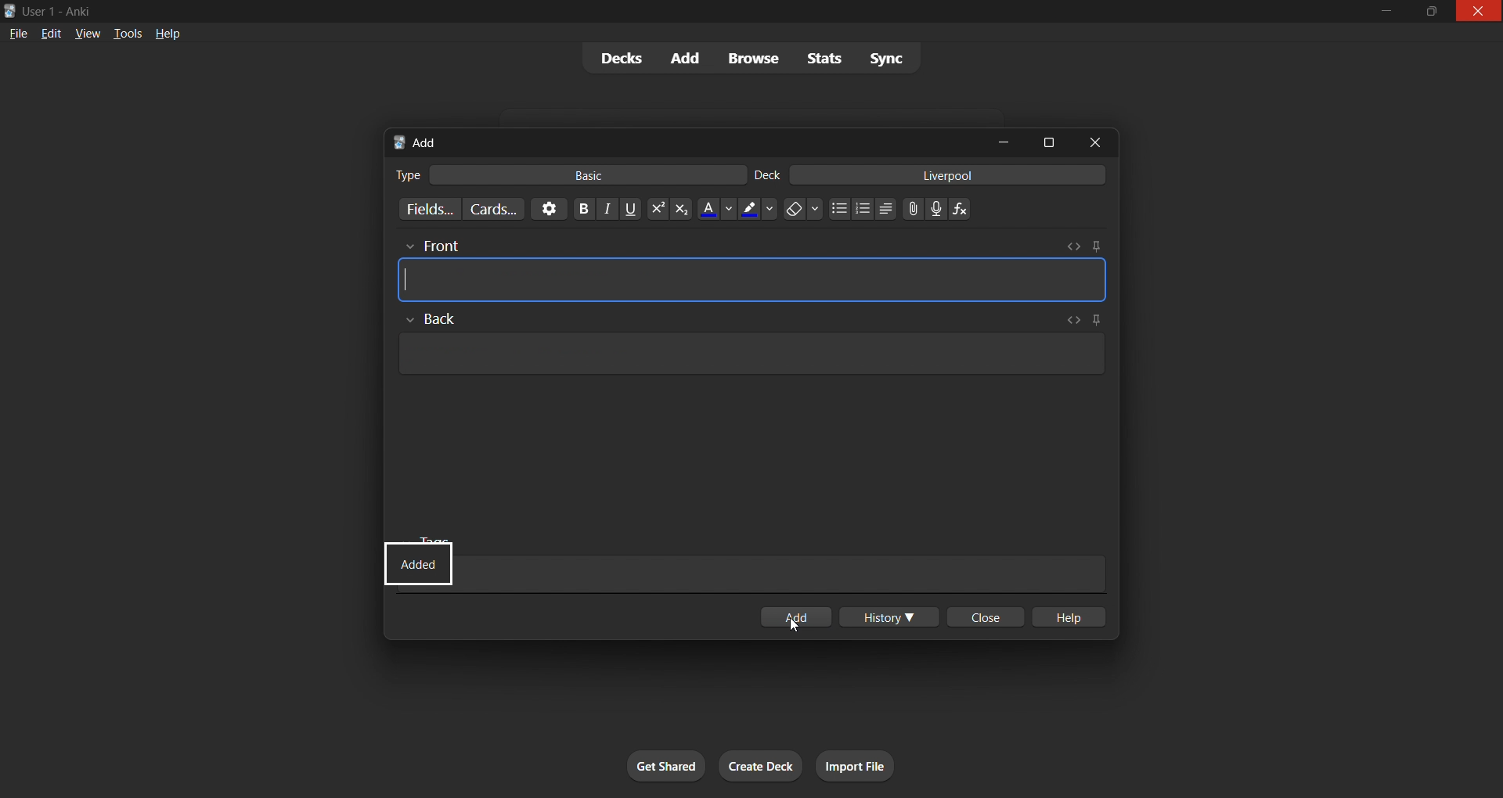 This screenshot has height=798, width=1503. Describe the element at coordinates (758, 210) in the screenshot. I see `font highlight` at that location.